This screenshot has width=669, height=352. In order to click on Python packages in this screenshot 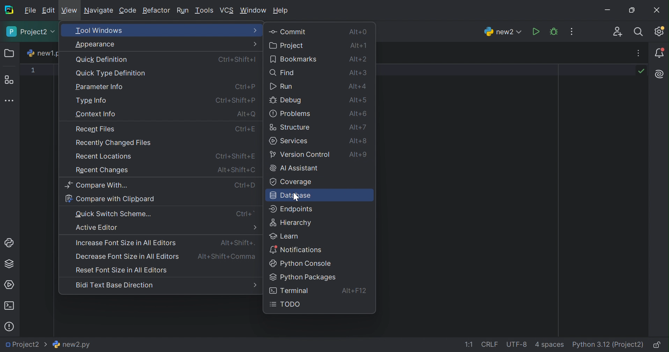, I will do `click(303, 277)`.